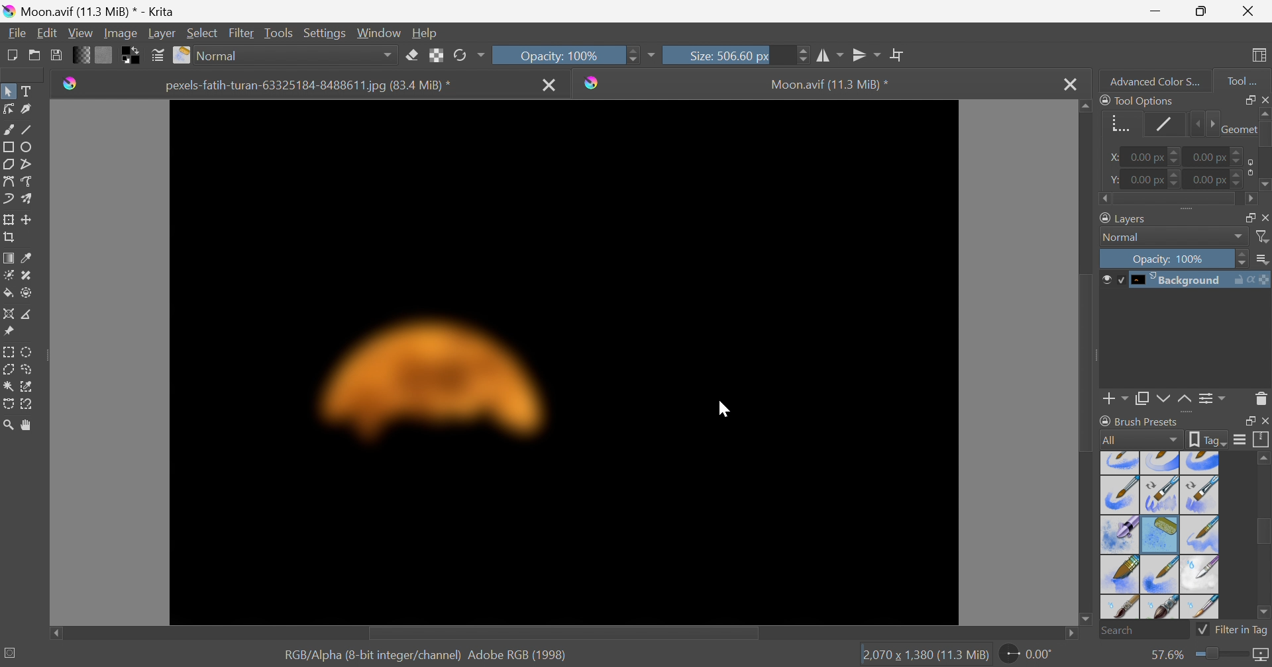 The height and width of the screenshot is (667, 1272). Describe the element at coordinates (26, 405) in the screenshot. I see `Magnetic curve selection tool` at that location.